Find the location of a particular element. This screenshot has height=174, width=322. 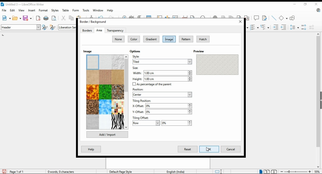

tiling offset is located at coordinates (141, 118).